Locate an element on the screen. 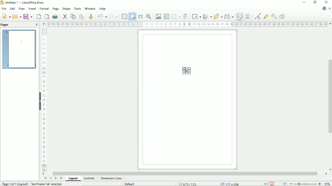 The width and height of the screenshot is (332, 186). New is located at coordinates (6, 17).